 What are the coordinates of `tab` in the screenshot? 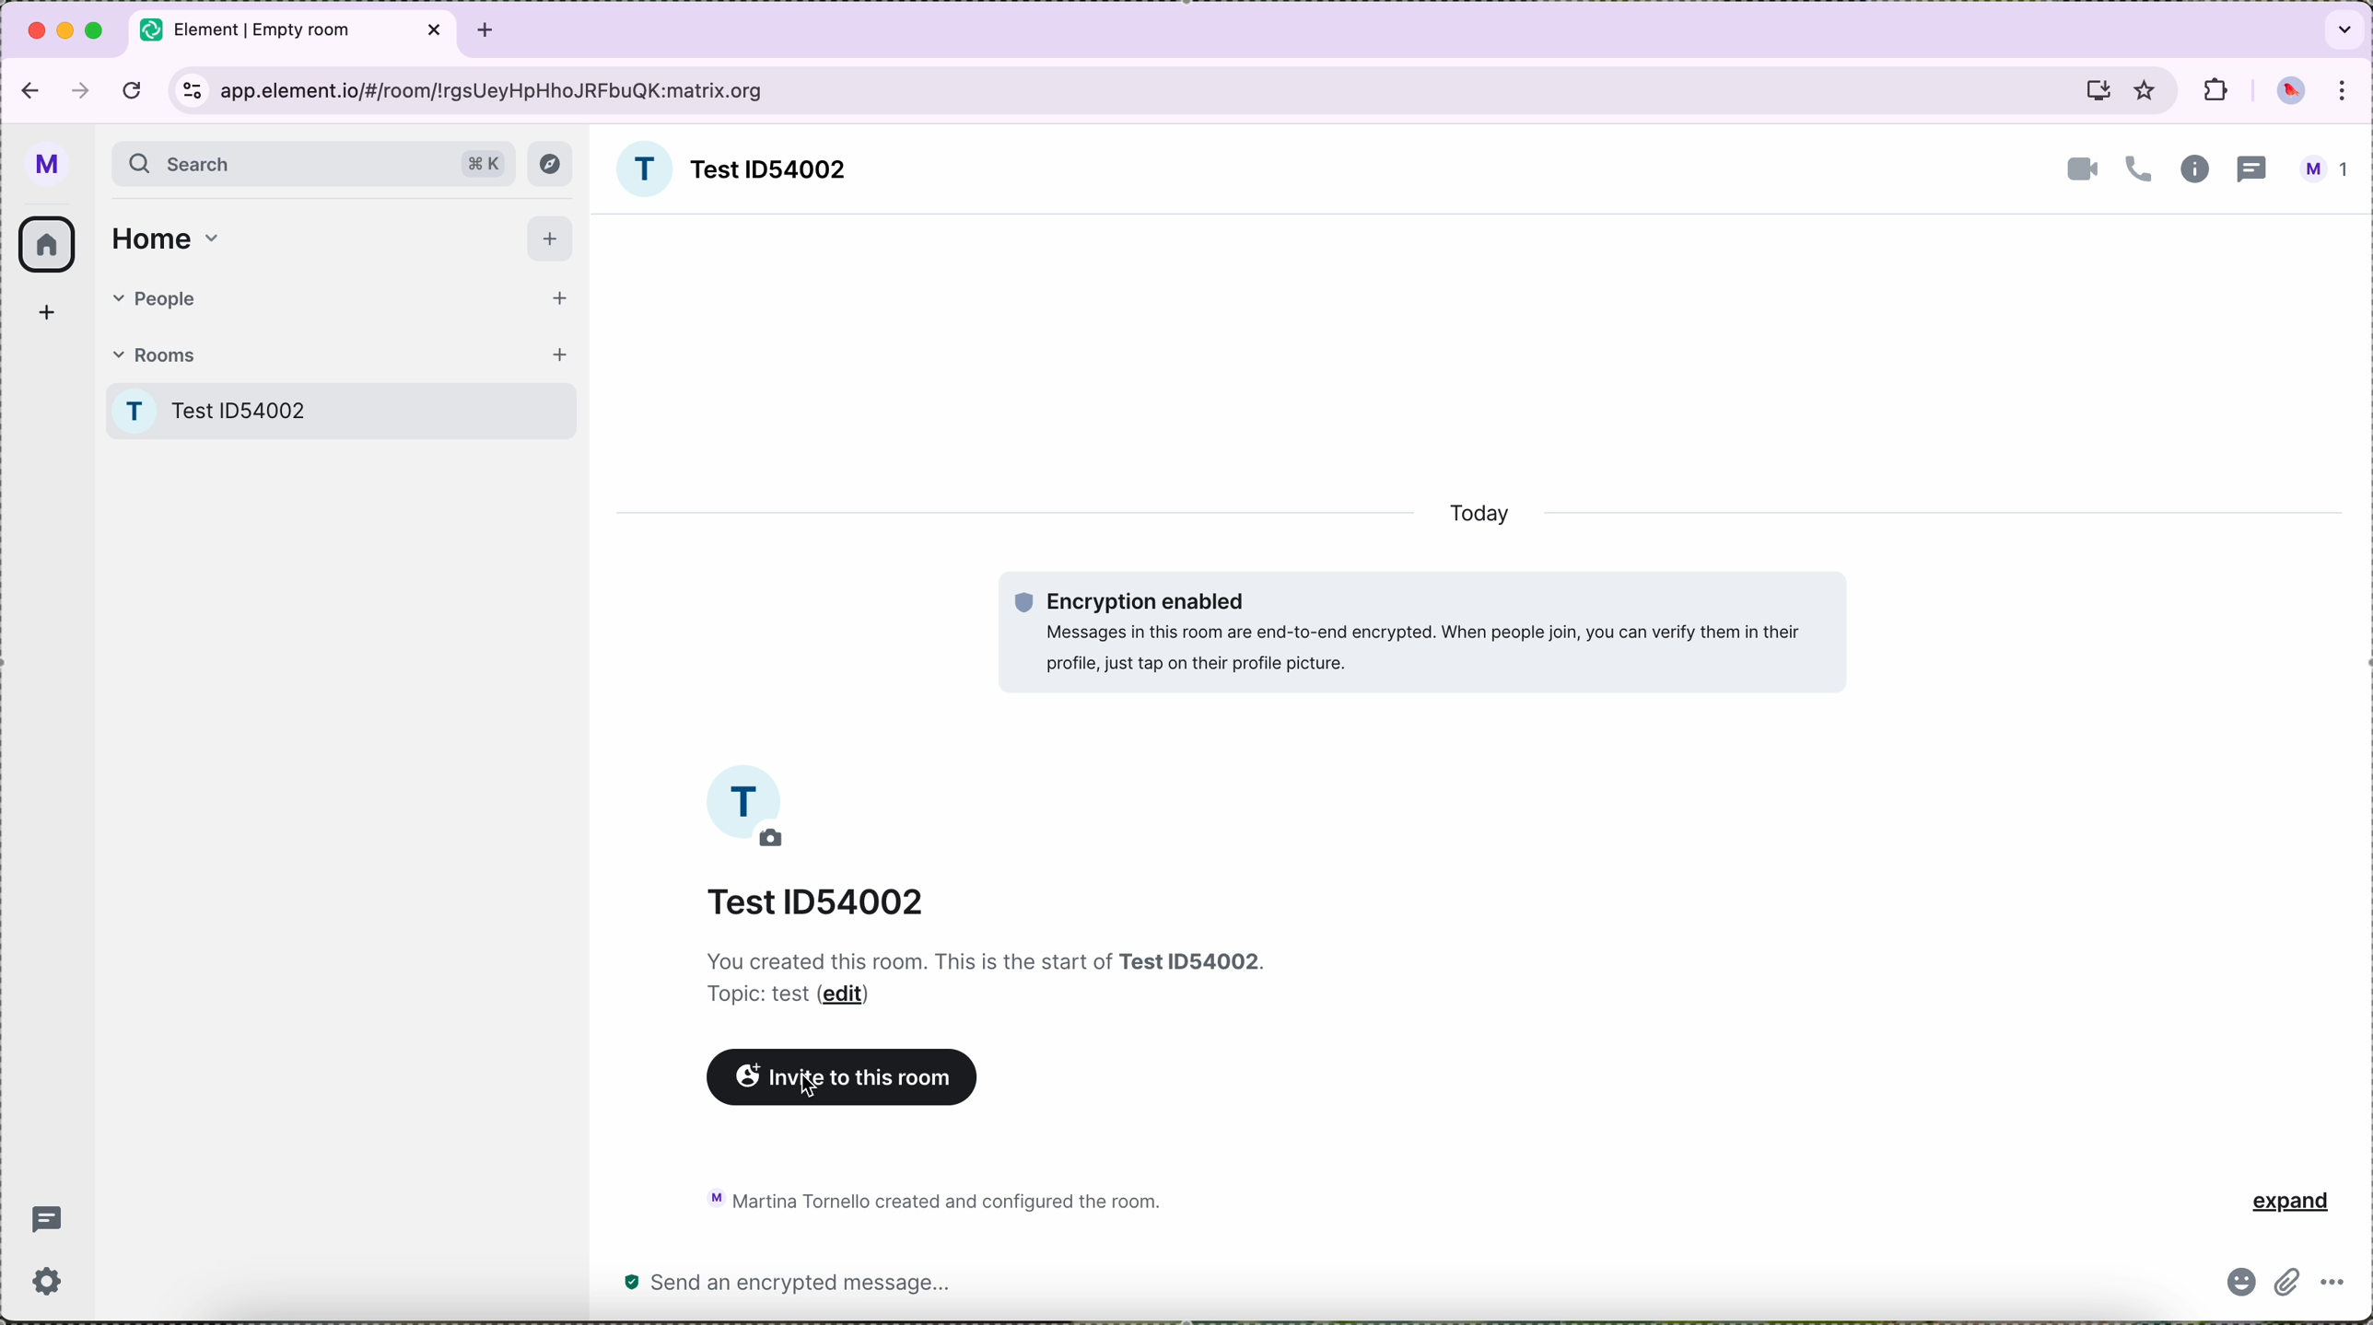 It's located at (486, 28).